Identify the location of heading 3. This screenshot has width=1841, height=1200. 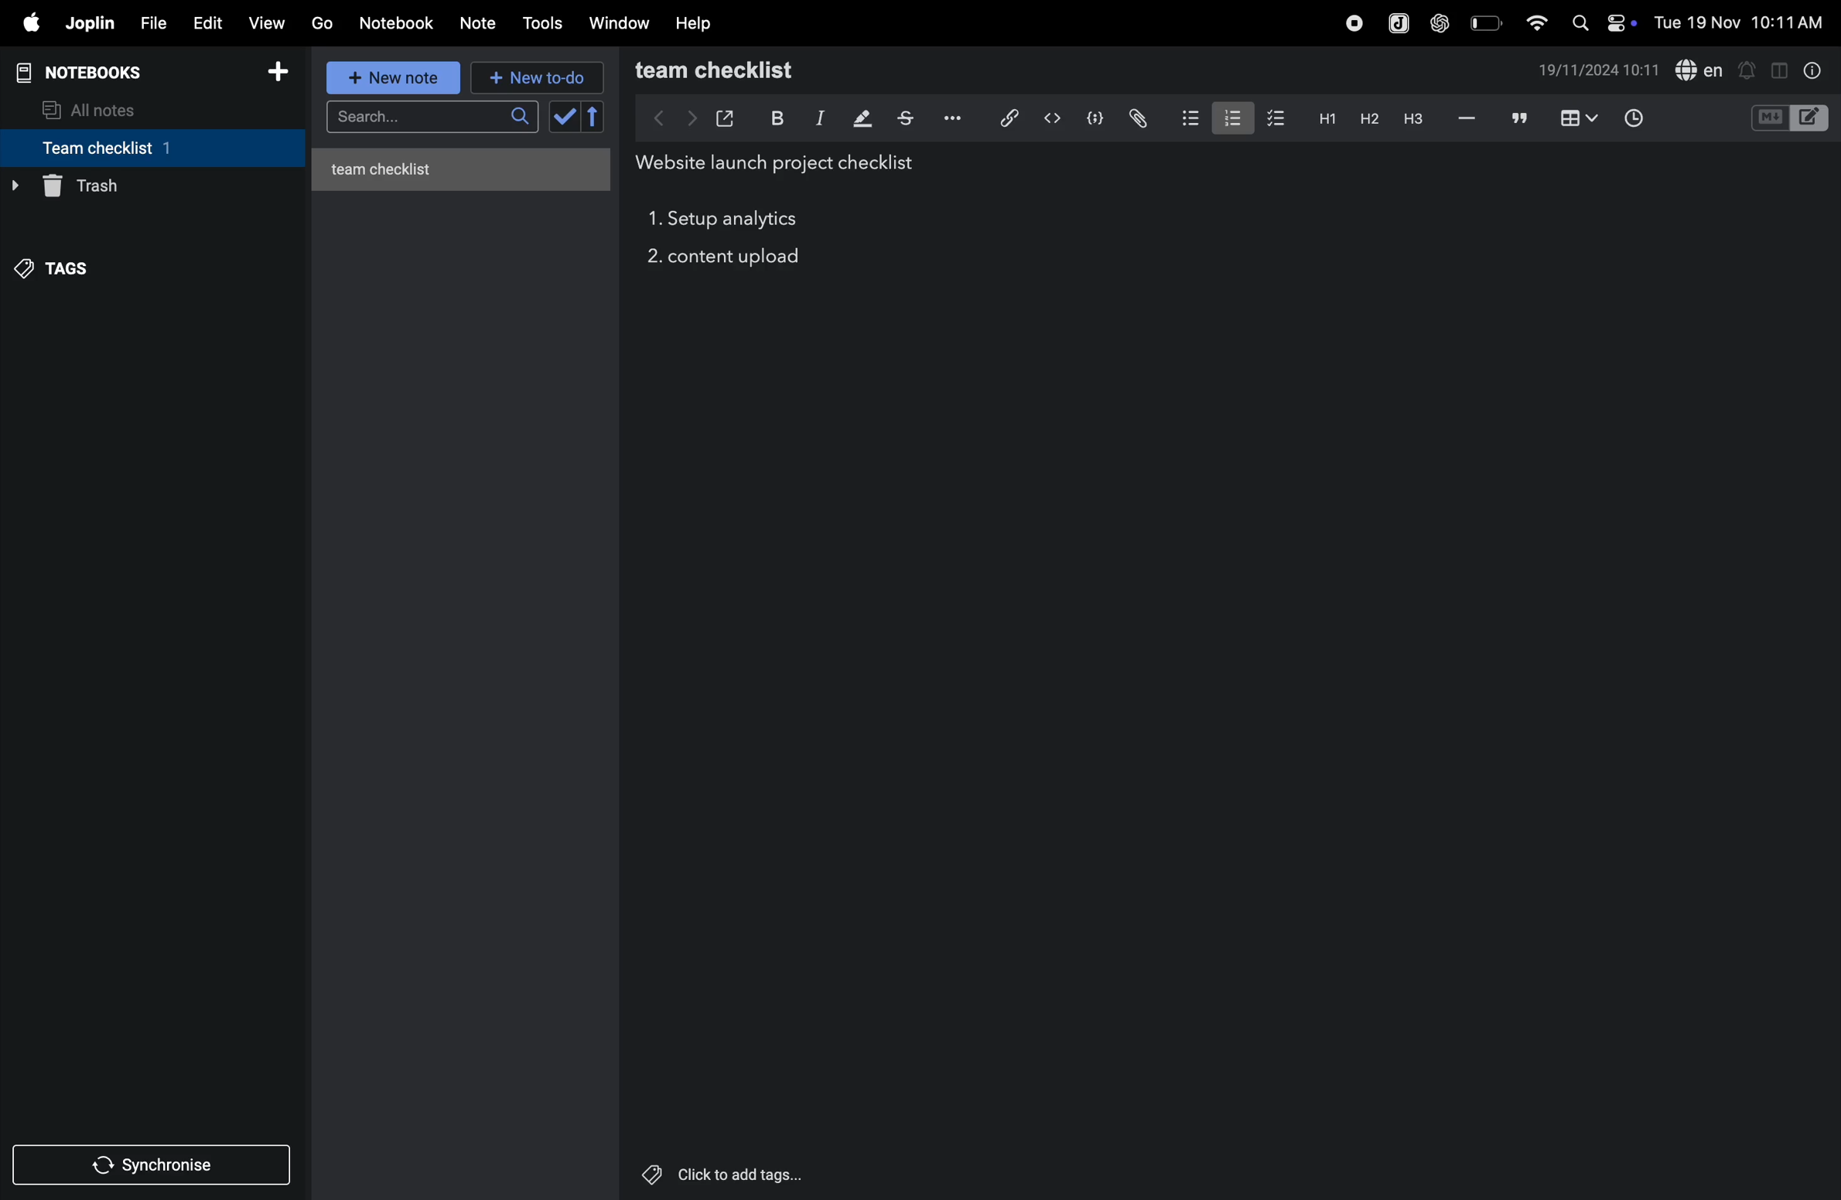
(1412, 118).